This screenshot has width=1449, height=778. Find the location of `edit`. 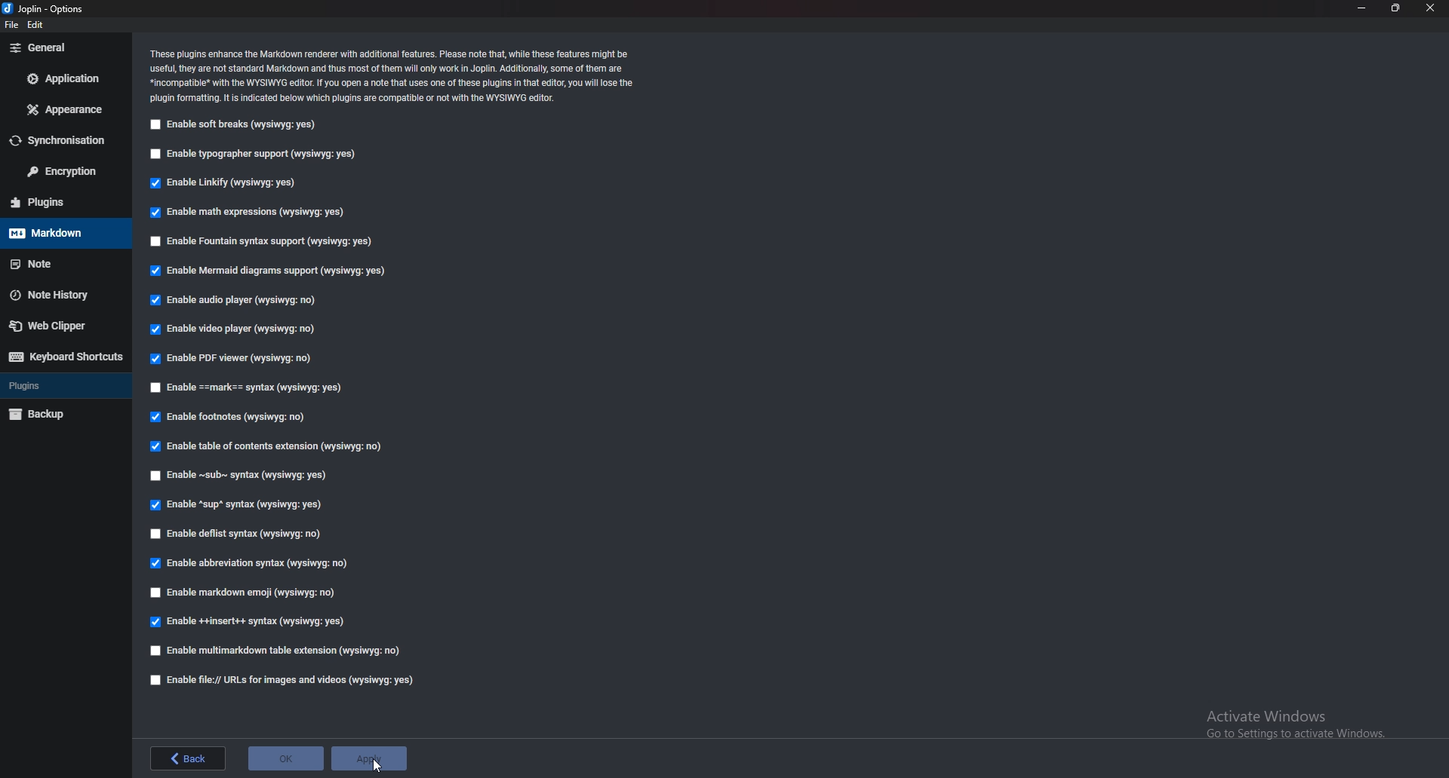

edit is located at coordinates (37, 25).